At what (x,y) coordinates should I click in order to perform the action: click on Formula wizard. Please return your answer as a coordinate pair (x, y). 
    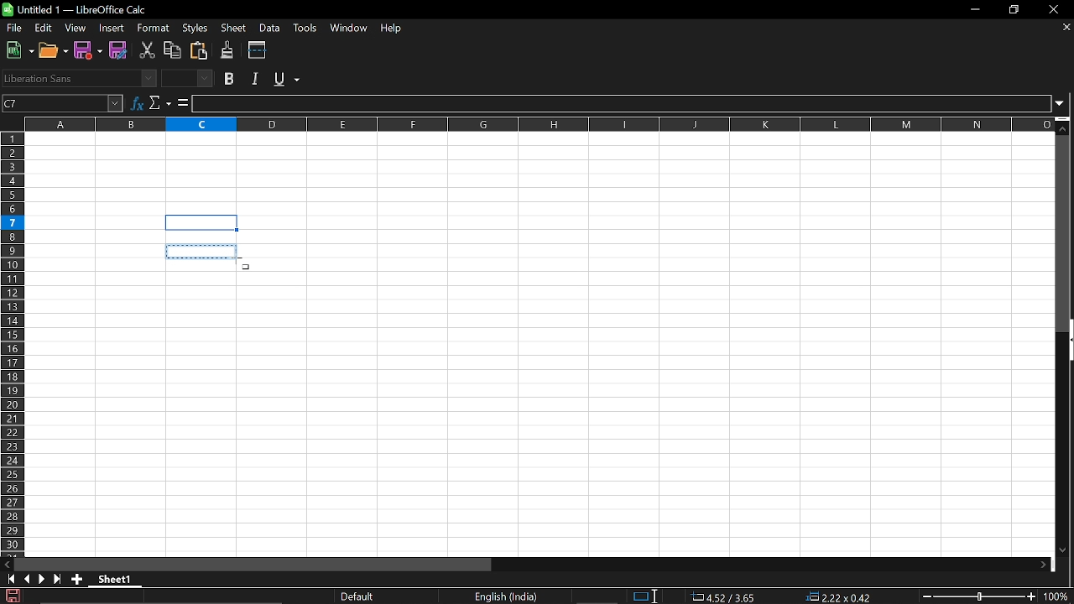
    Looking at the image, I should click on (137, 102).